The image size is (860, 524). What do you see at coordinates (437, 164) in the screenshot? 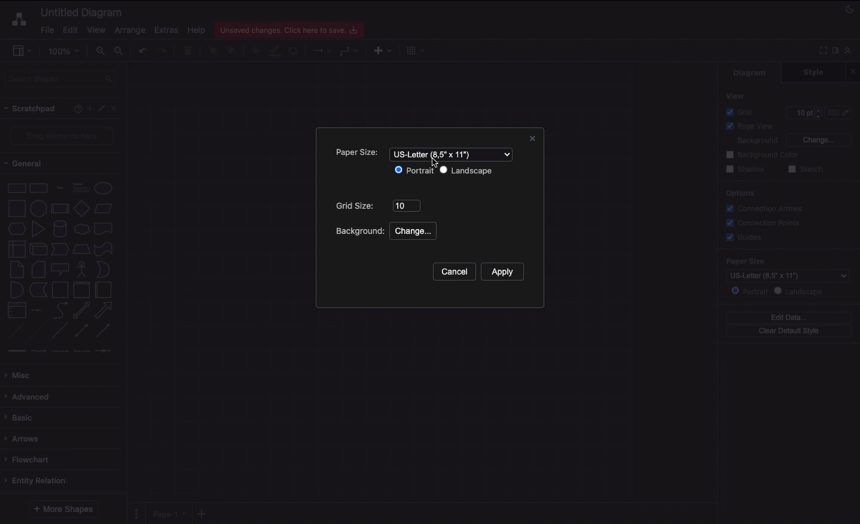
I see `Cursor` at bounding box center [437, 164].